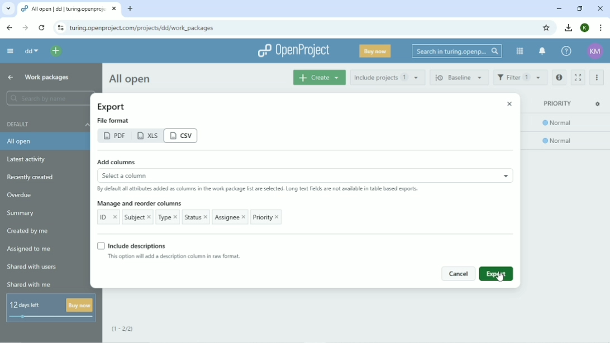  Describe the element at coordinates (459, 77) in the screenshot. I see `Baseline` at that location.